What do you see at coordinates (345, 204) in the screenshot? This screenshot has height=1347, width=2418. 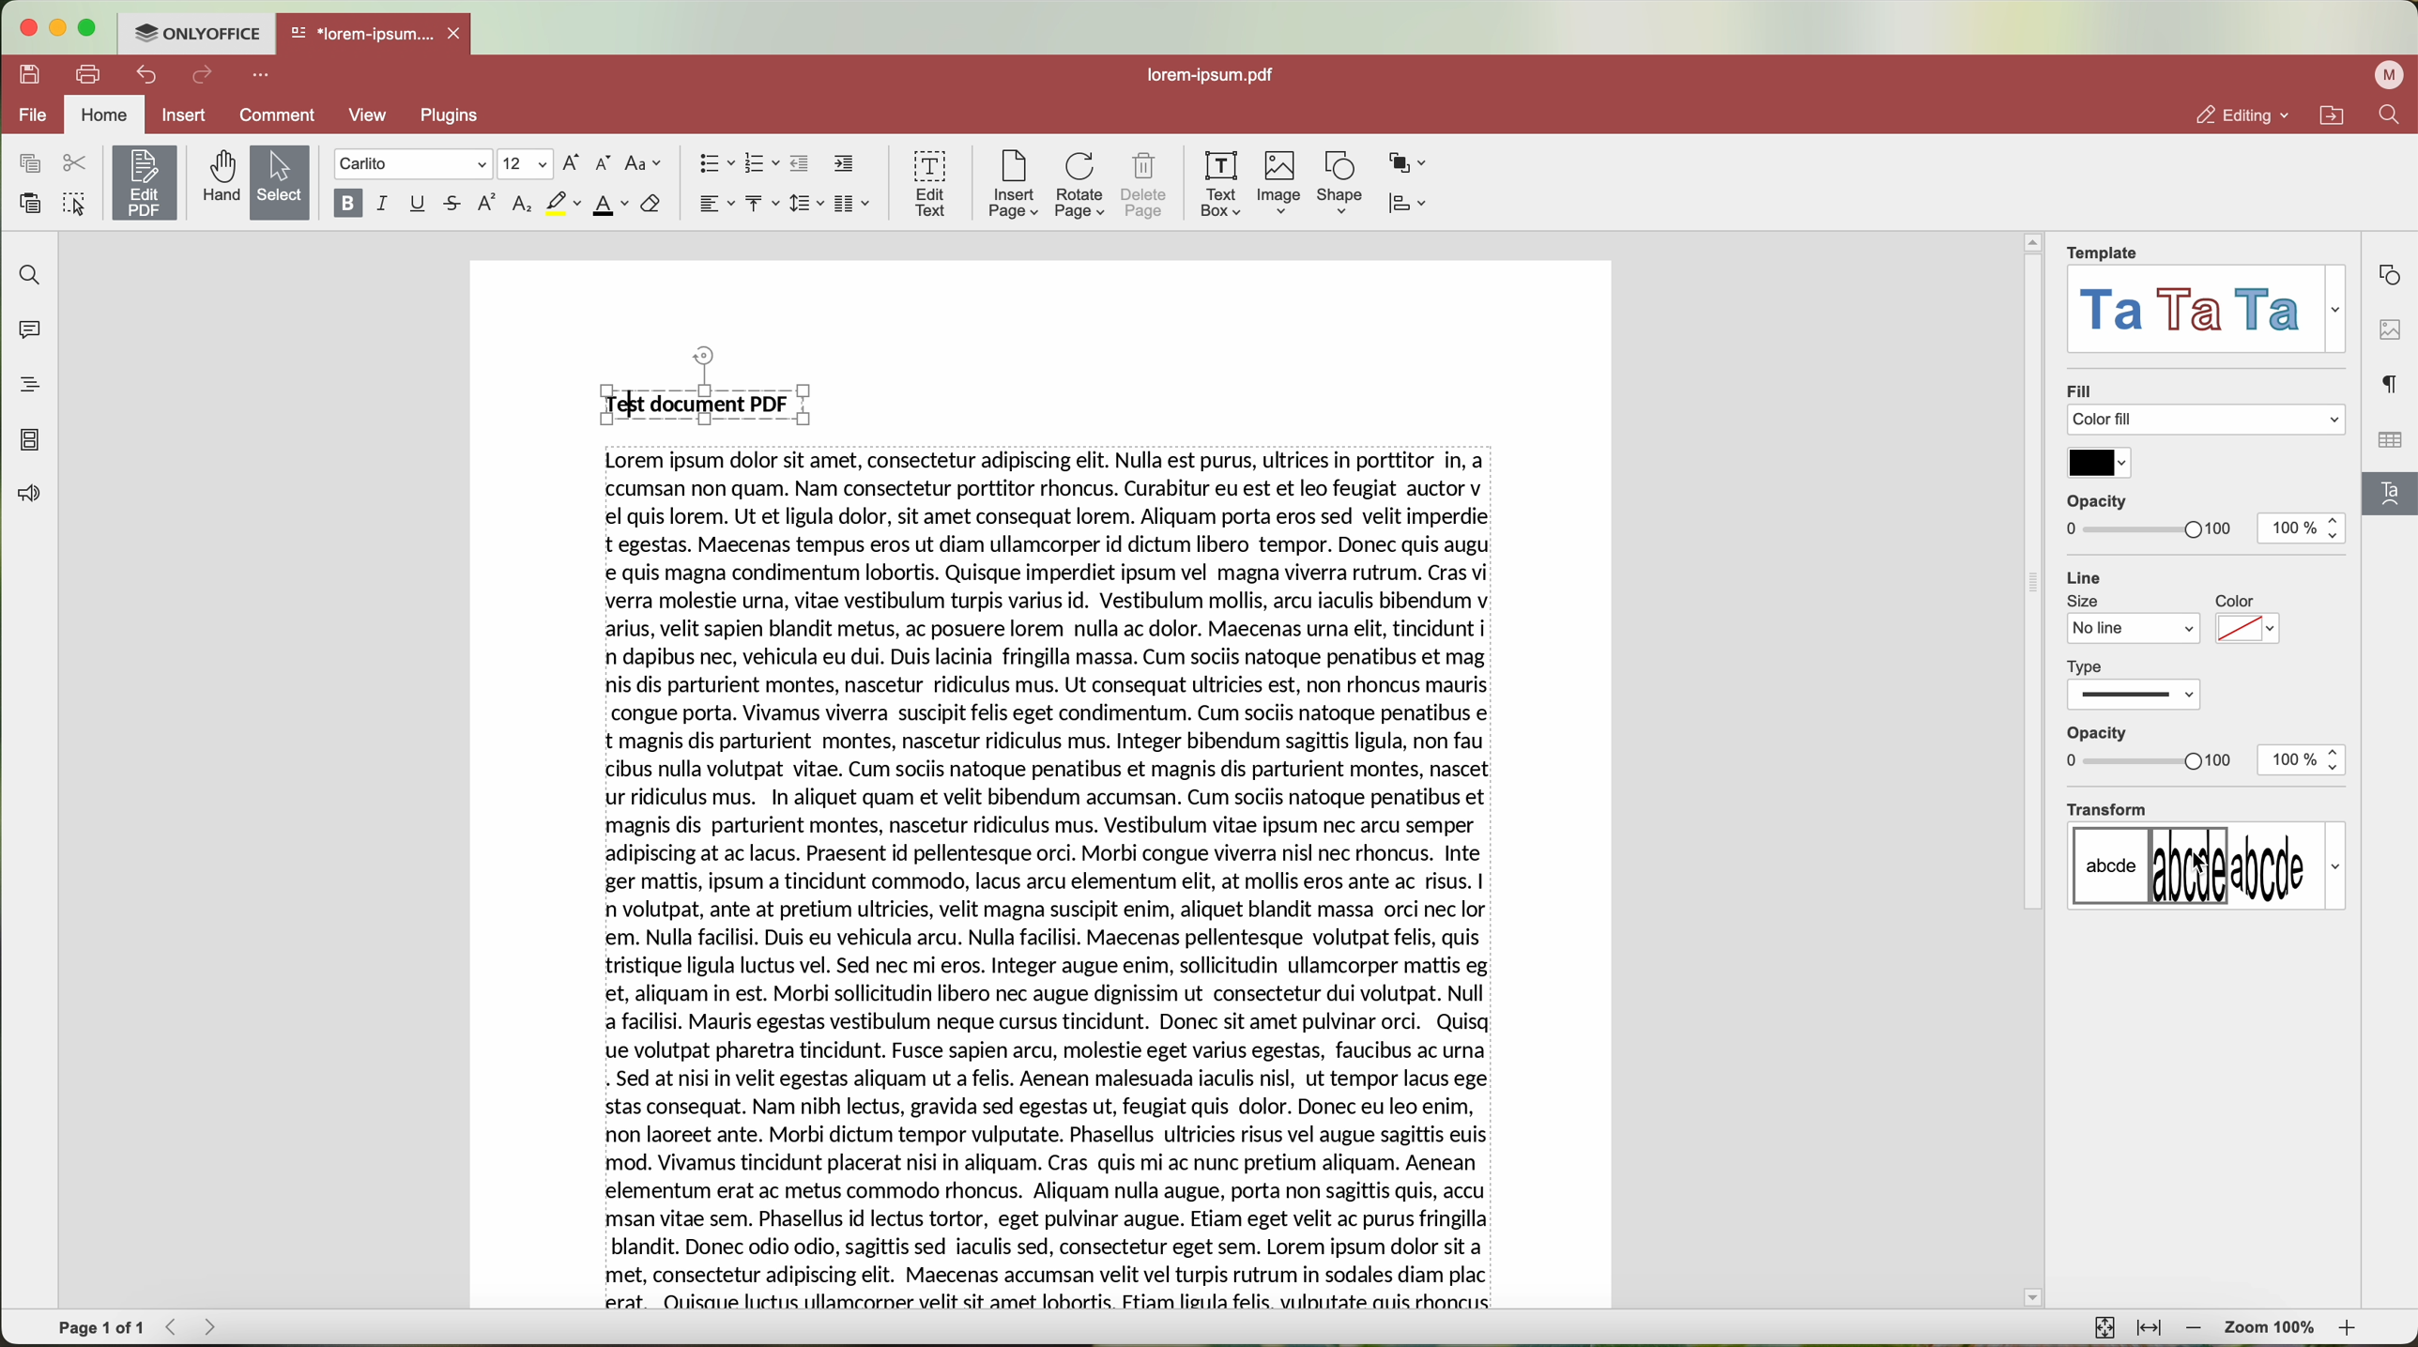 I see `bold` at bounding box center [345, 204].